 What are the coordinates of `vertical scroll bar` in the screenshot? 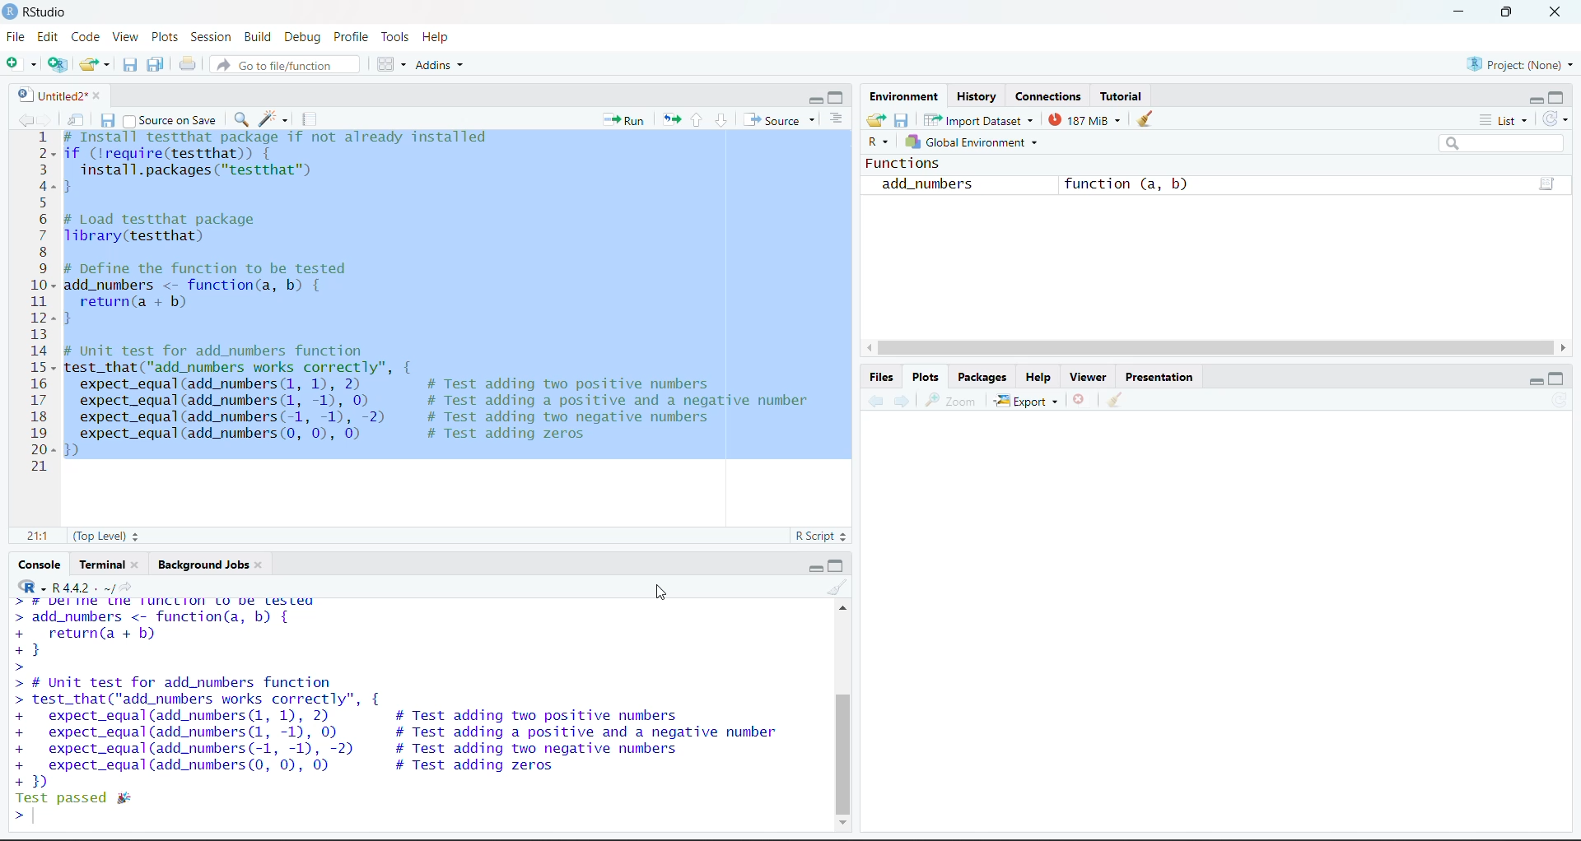 It's located at (845, 753).